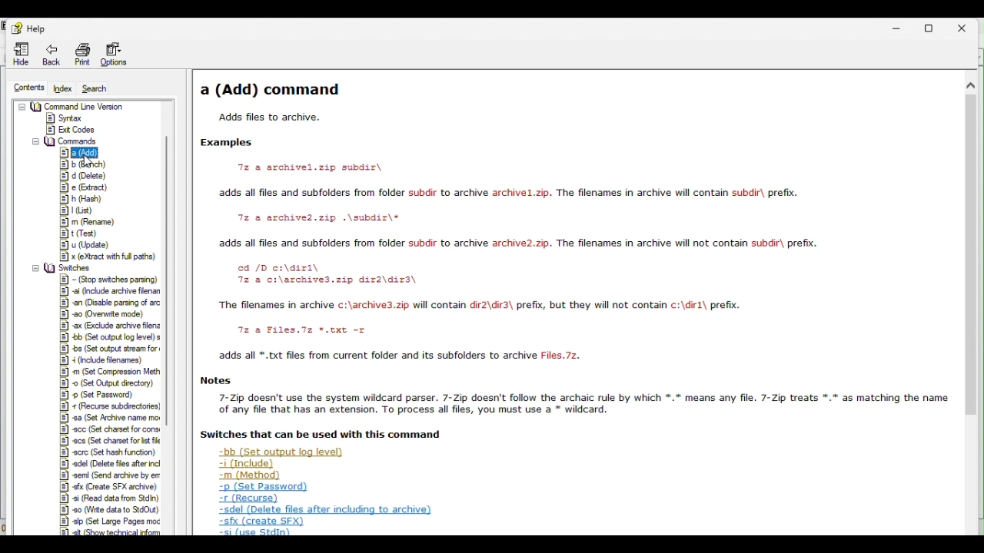 The height and width of the screenshot is (553, 984). What do you see at coordinates (268, 118) in the screenshot?
I see `text` at bounding box center [268, 118].